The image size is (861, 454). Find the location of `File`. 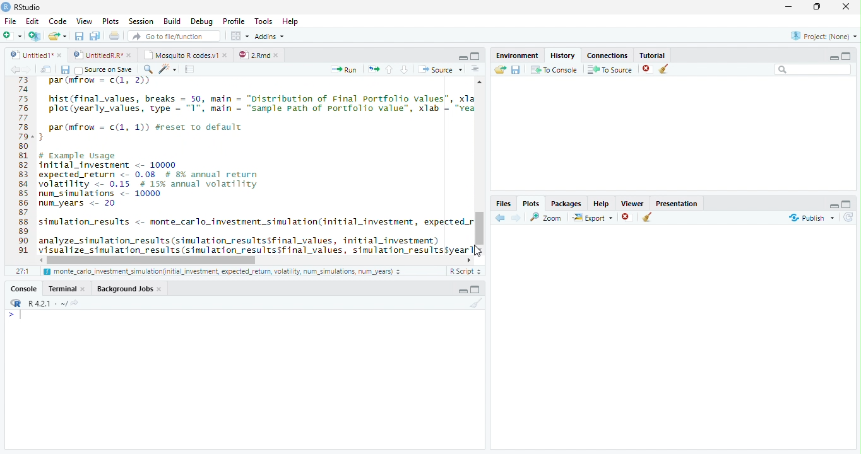

File is located at coordinates (9, 21).